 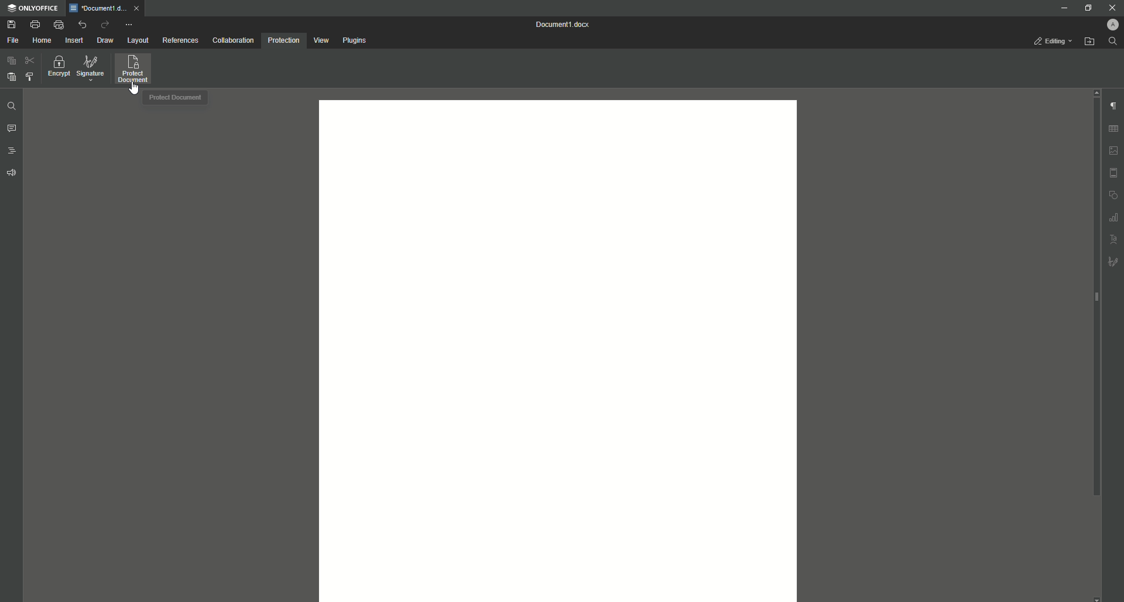 I want to click on Paste, so click(x=10, y=77).